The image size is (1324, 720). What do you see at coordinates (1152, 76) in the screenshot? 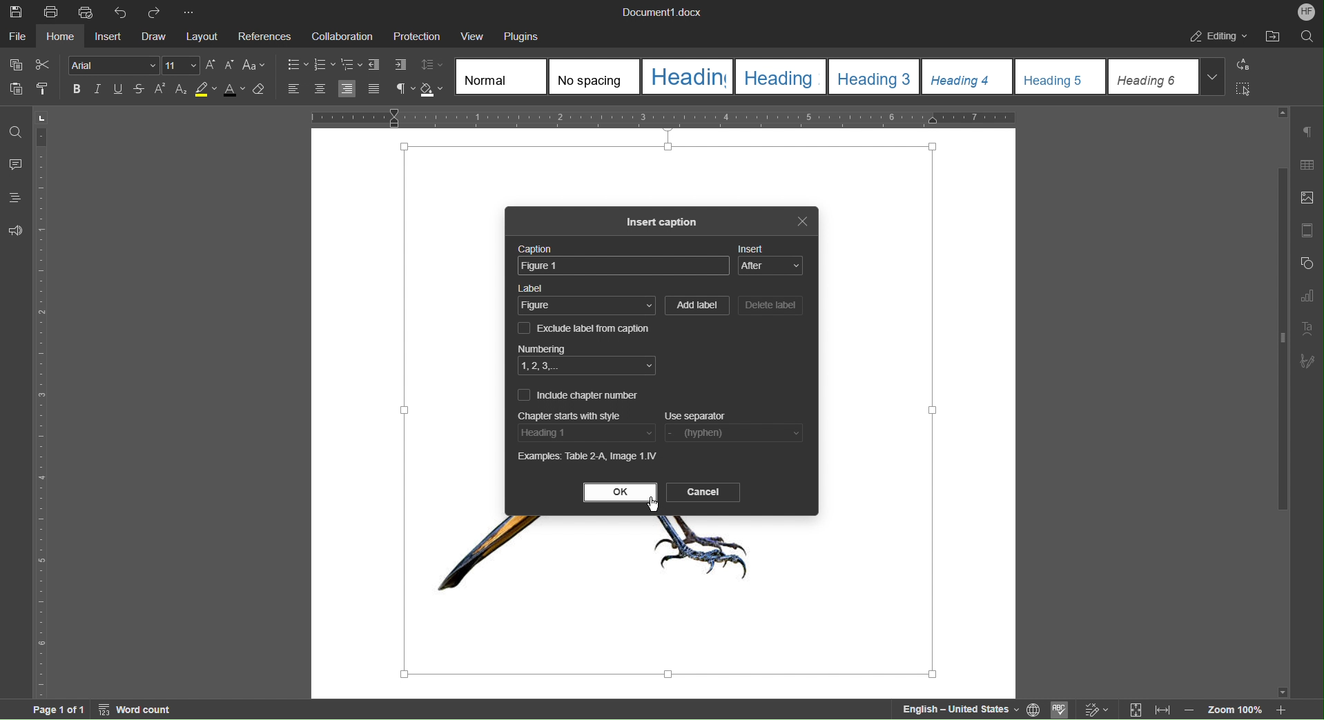
I see `Heading 6` at bounding box center [1152, 76].